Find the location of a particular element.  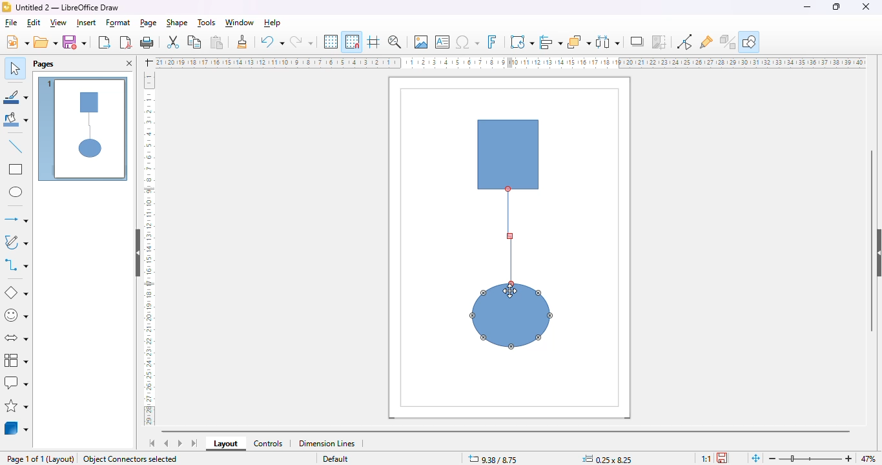

object connectors selected is located at coordinates (130, 459).